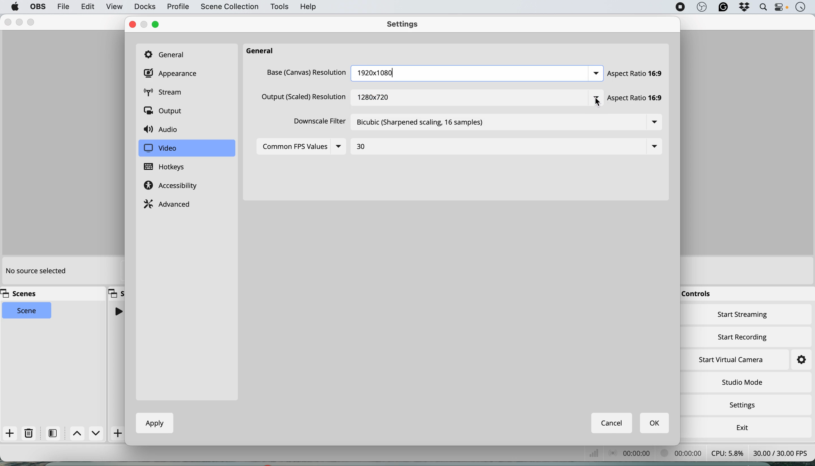 This screenshot has width=815, height=466. What do you see at coordinates (699, 294) in the screenshot?
I see `controls` at bounding box center [699, 294].